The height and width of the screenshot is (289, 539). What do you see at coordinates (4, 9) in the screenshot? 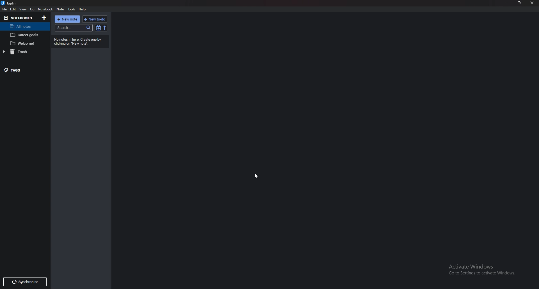
I see `file` at bounding box center [4, 9].